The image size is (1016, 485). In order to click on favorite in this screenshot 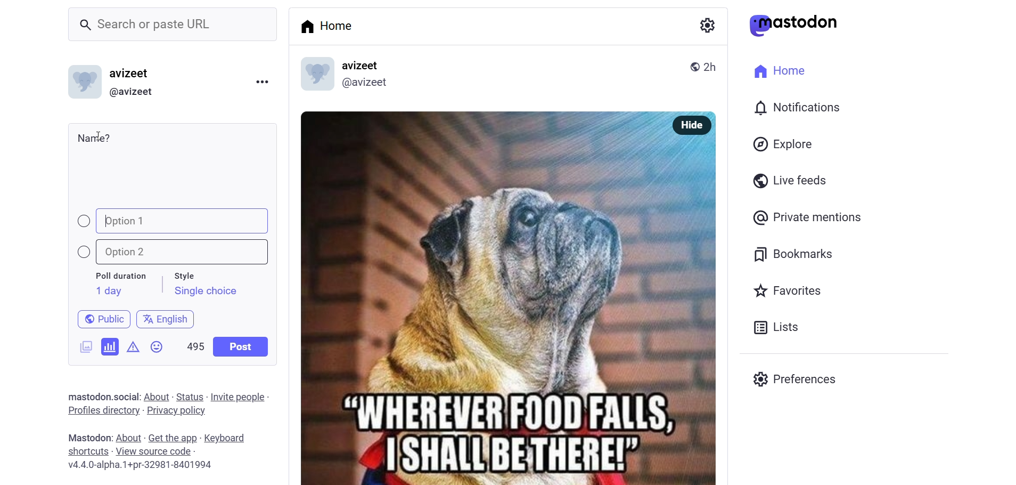, I will do `click(786, 292)`.